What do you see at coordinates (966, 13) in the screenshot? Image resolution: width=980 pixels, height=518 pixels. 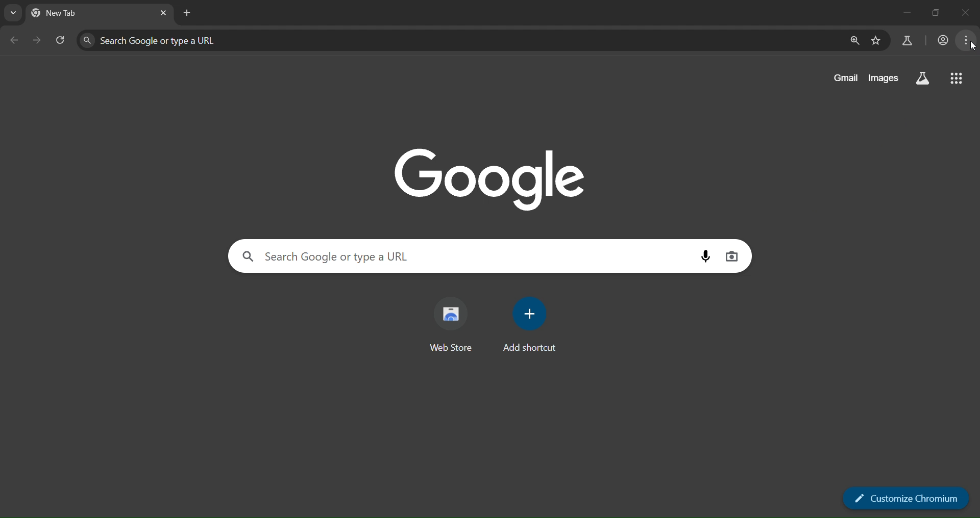 I see `close` at bounding box center [966, 13].